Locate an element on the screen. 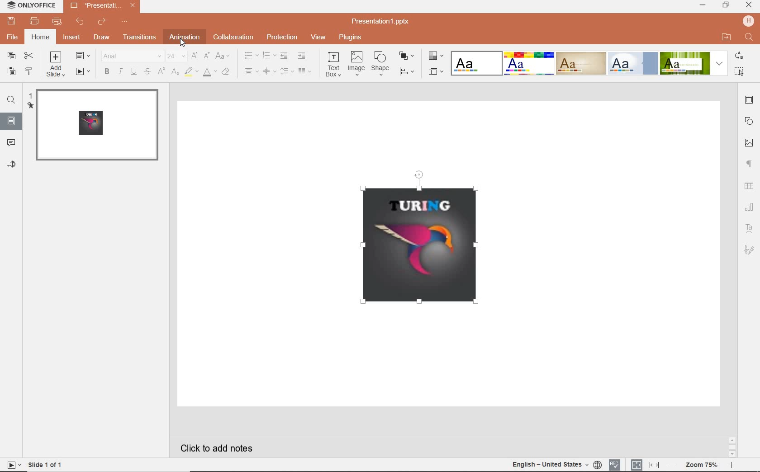 The width and height of the screenshot is (760, 472). text language is located at coordinates (549, 464).